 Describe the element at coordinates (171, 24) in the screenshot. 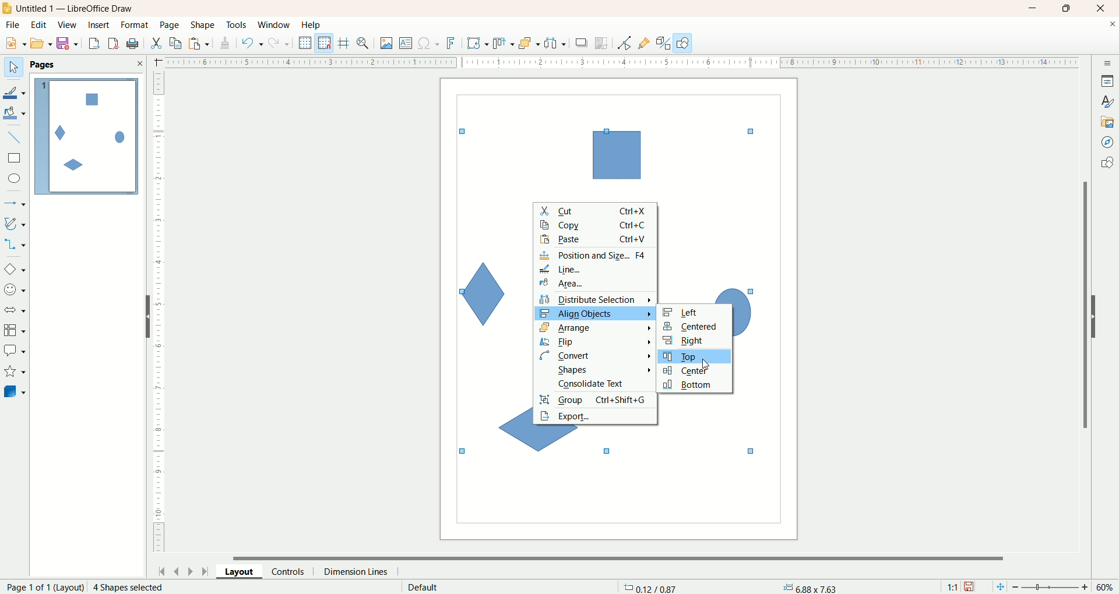

I see `page` at that location.